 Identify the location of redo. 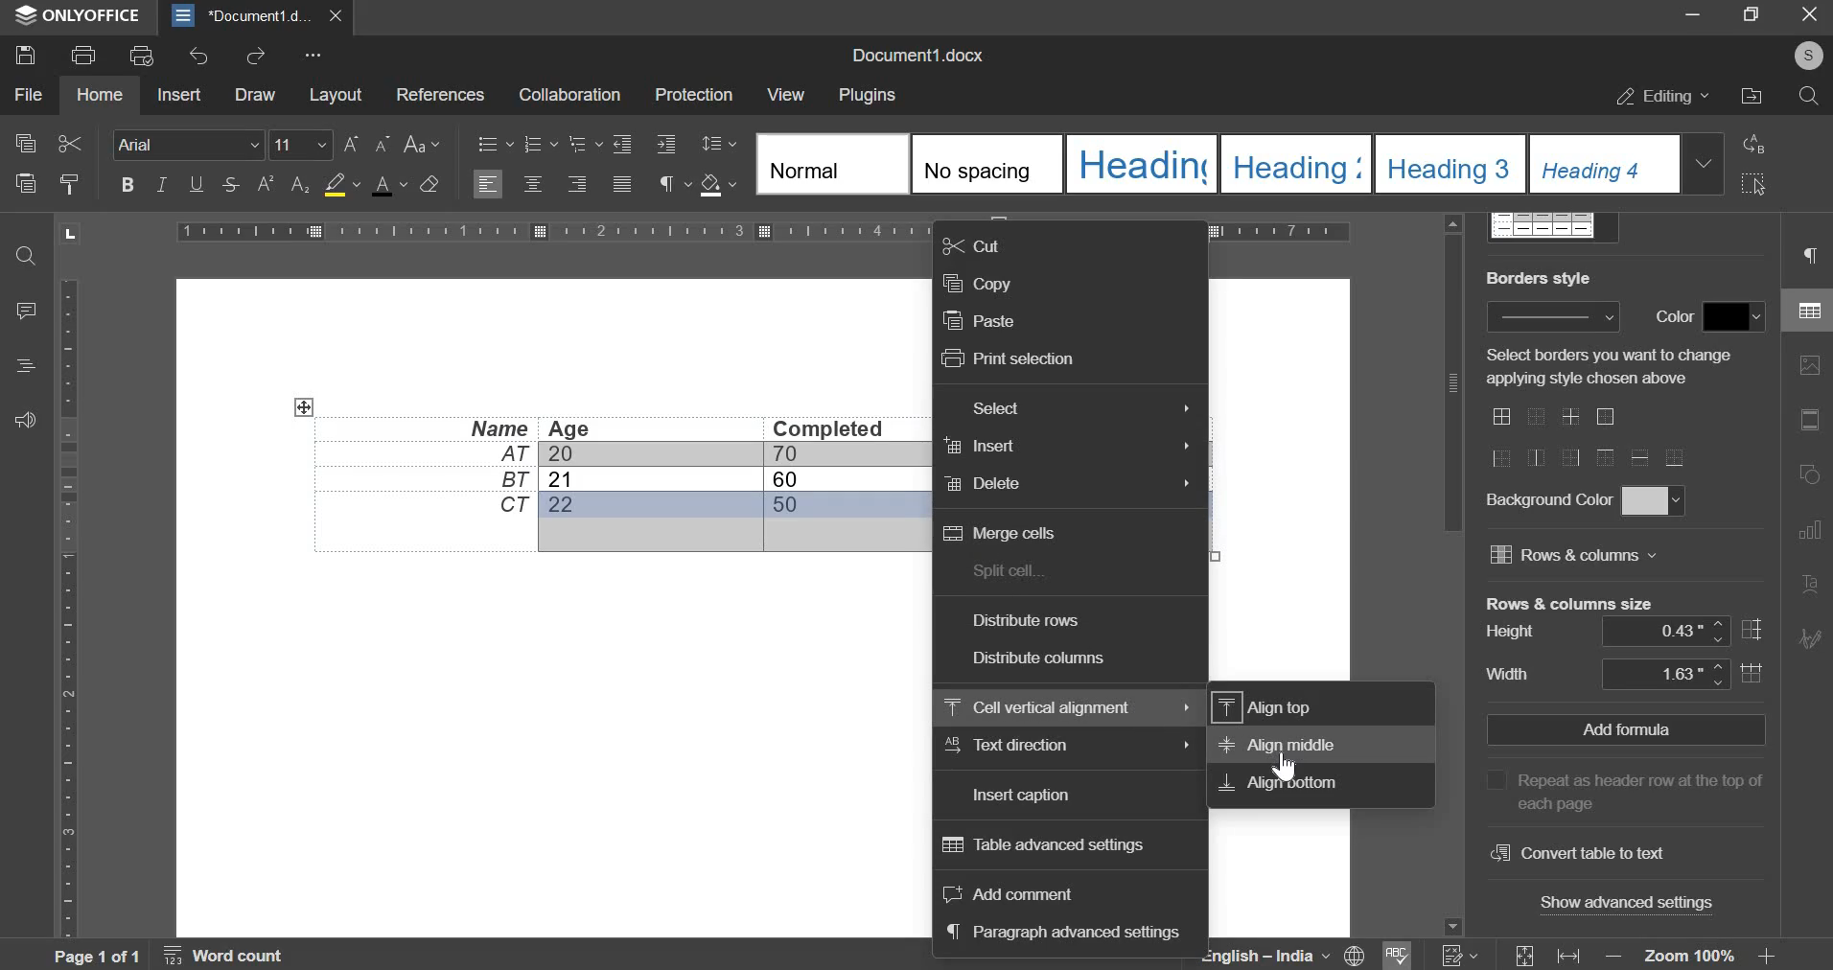
(256, 58).